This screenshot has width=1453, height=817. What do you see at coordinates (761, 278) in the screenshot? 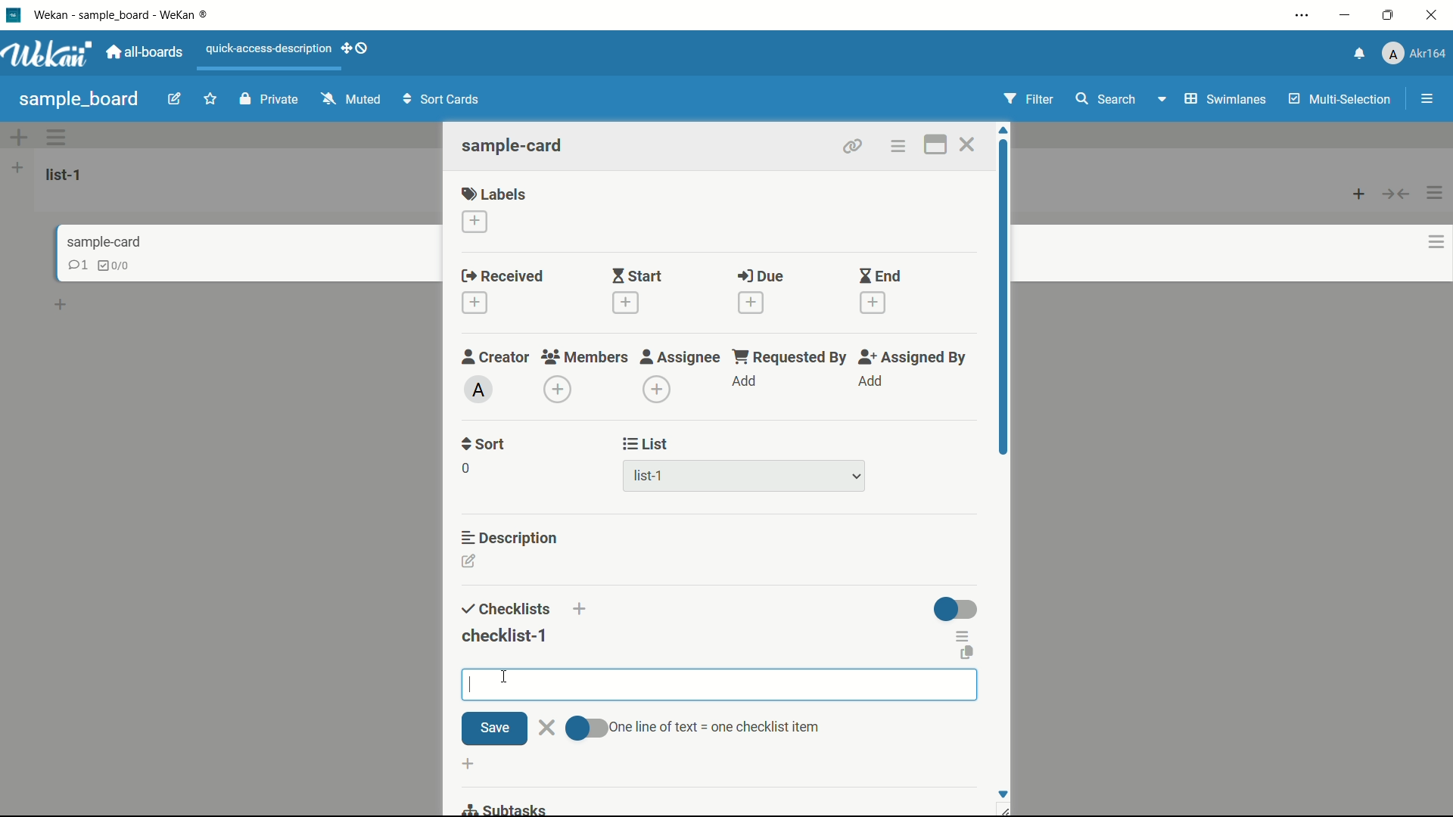
I see `due` at bounding box center [761, 278].